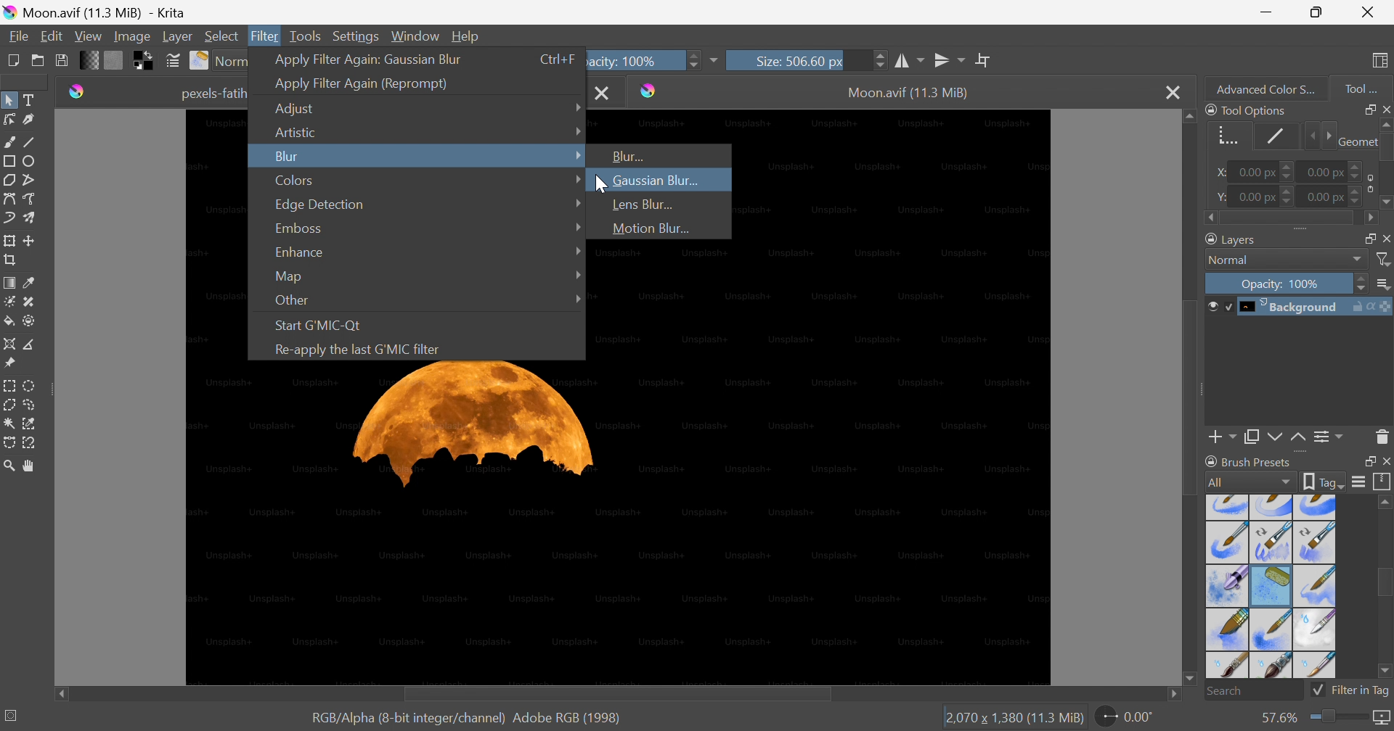  What do you see at coordinates (1189, 116) in the screenshot?
I see `Scroll up` at bounding box center [1189, 116].